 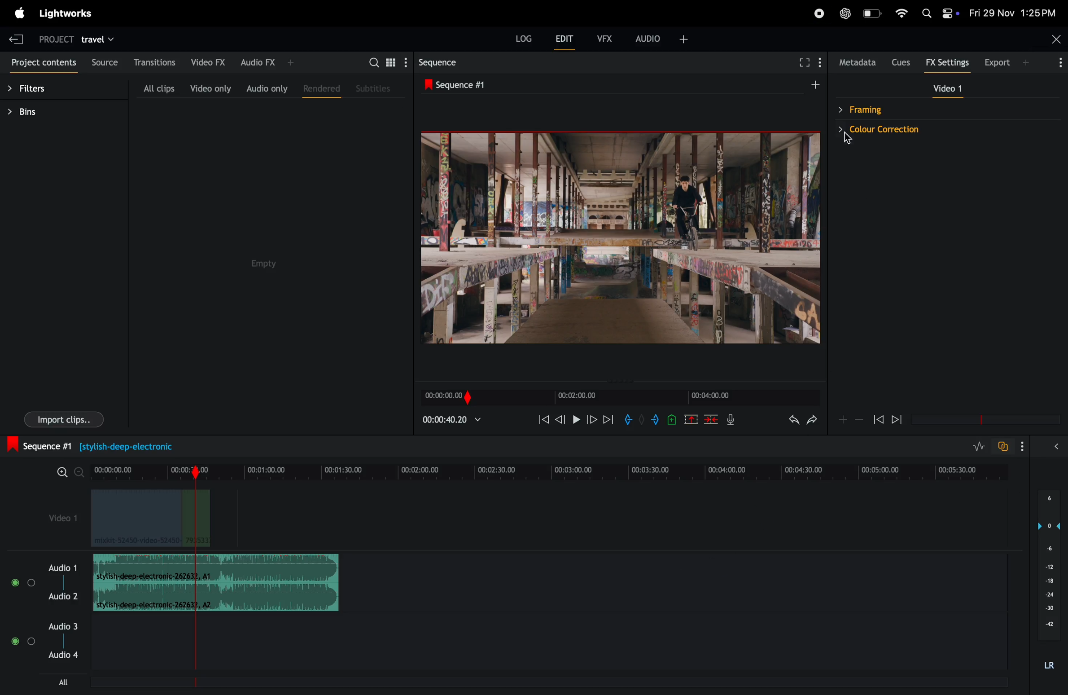 I want to click on zoom in zoom out, so click(x=850, y=419).